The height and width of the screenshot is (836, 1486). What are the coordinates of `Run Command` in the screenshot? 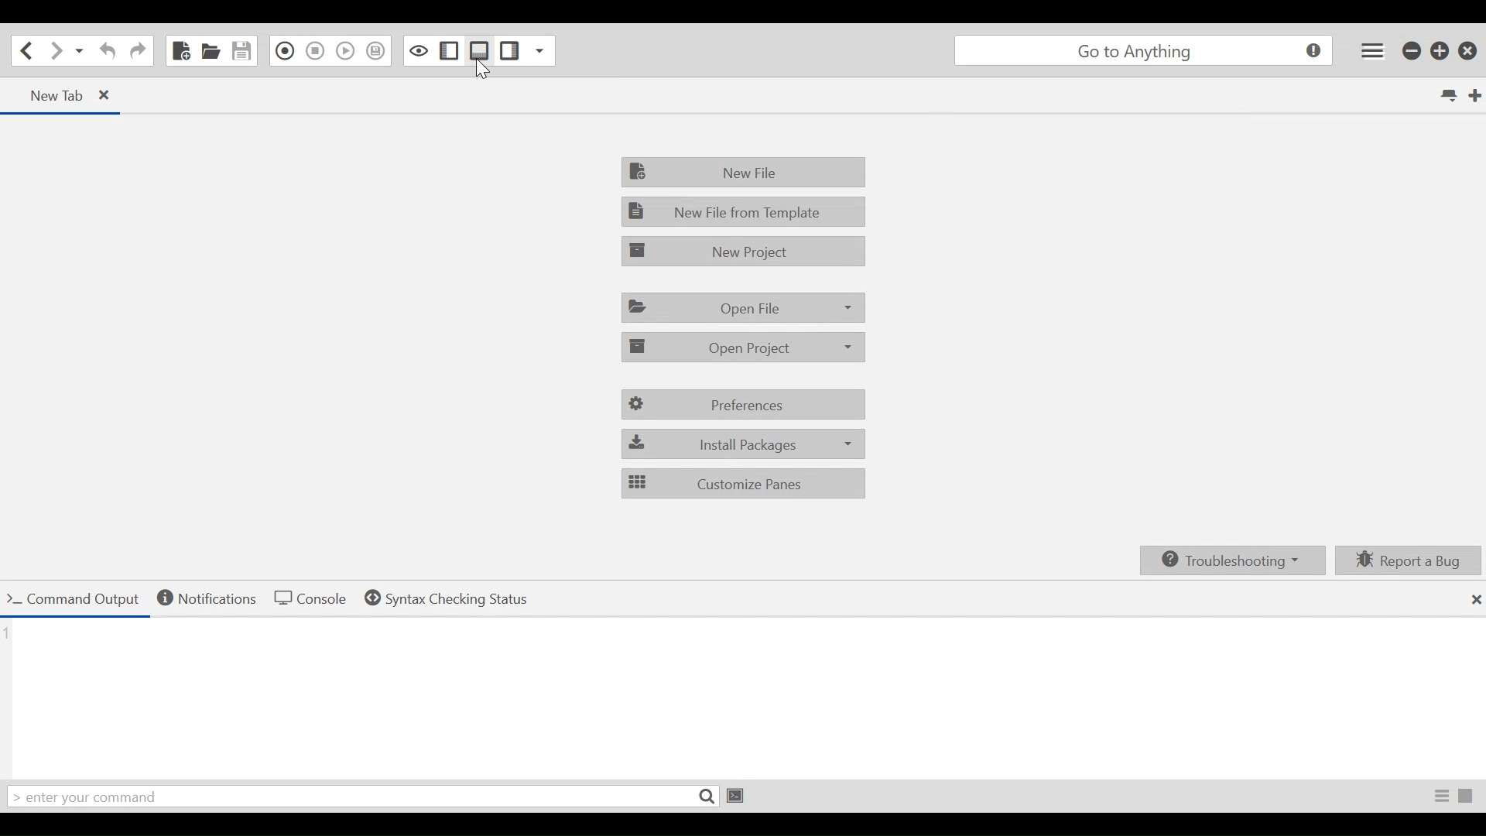 It's located at (734, 795).